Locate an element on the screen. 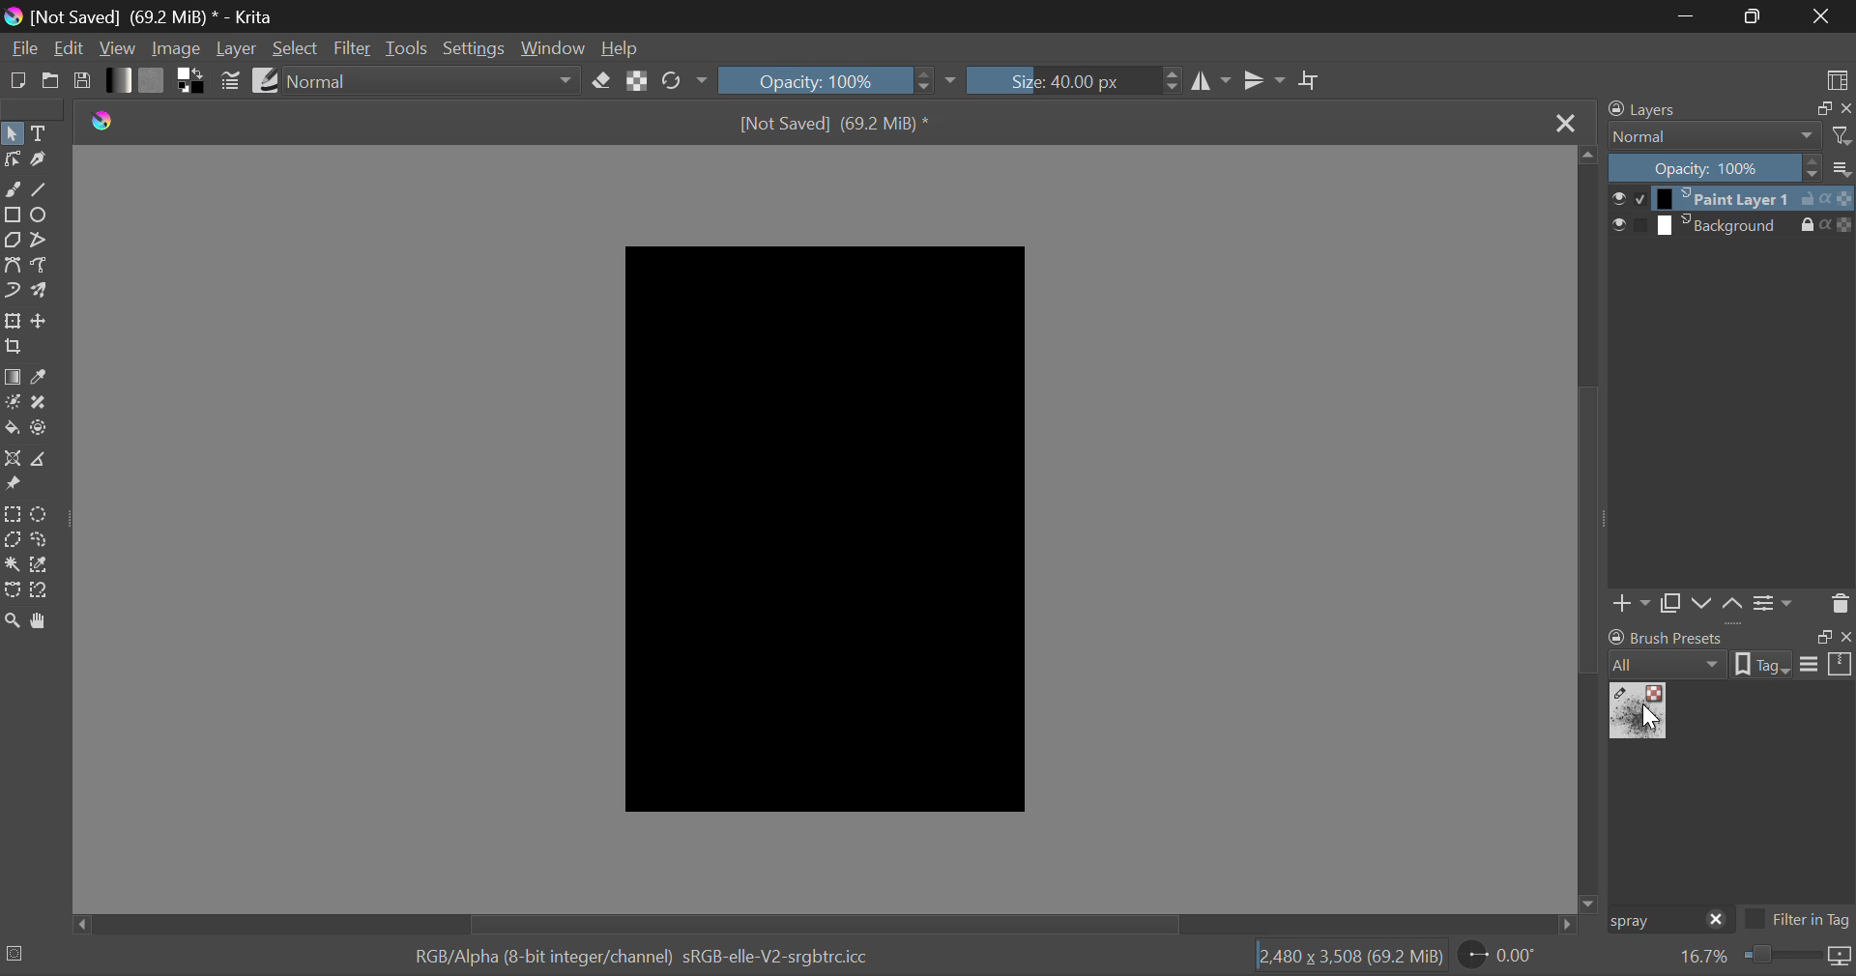 Image resolution: width=1856 pixels, height=976 pixels. Polyline is located at coordinates (41, 241).